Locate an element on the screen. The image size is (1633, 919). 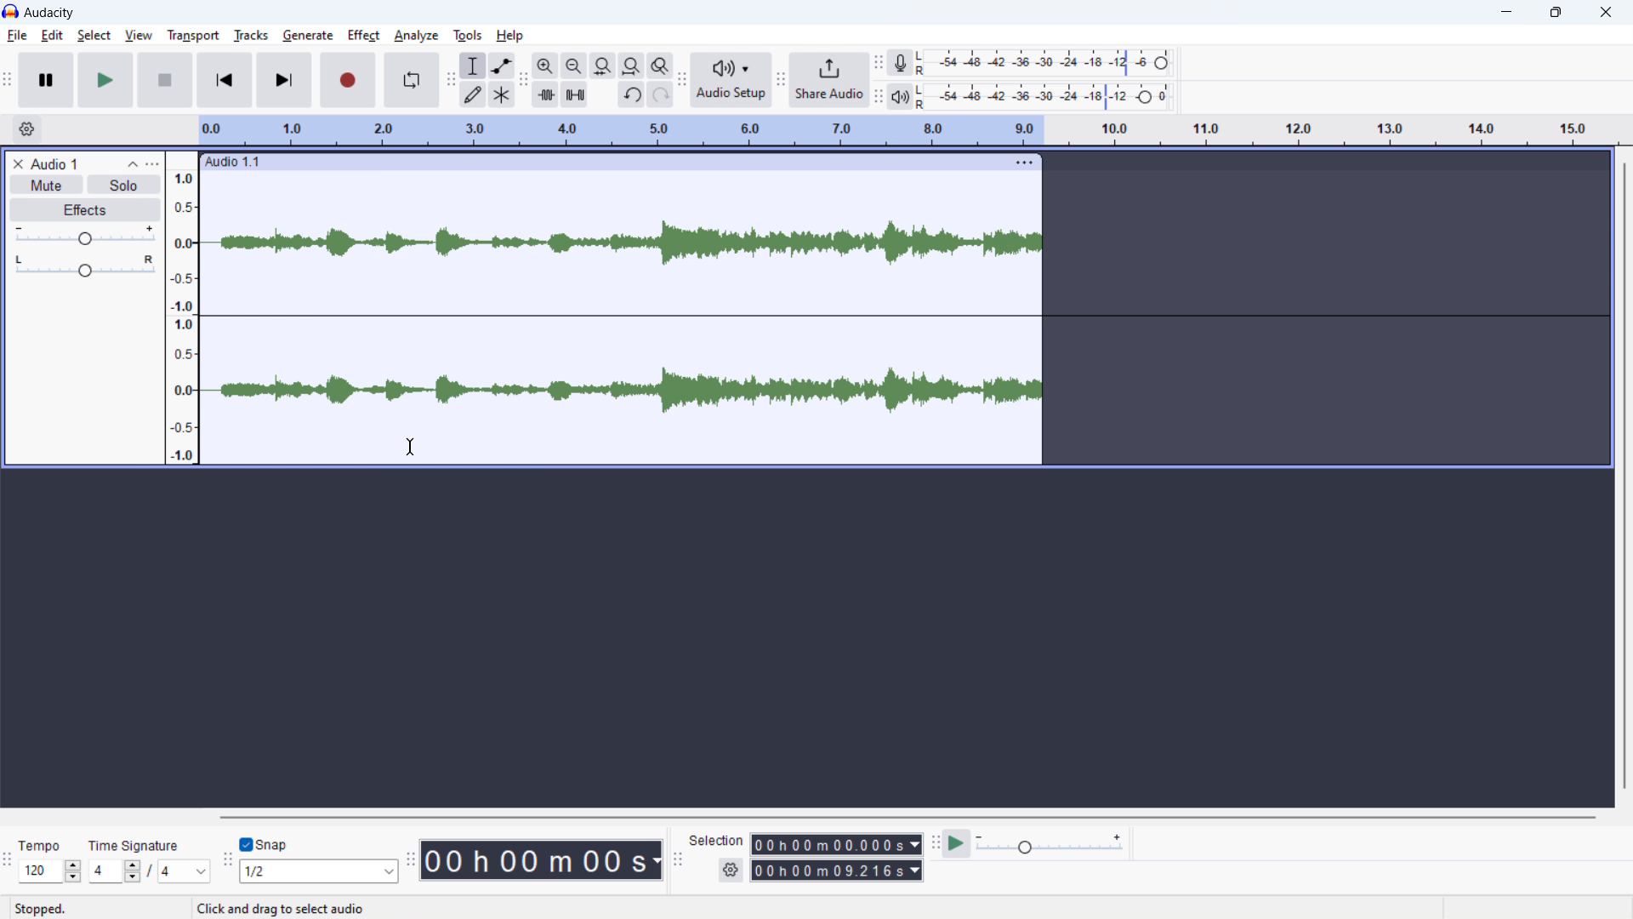
tracks is located at coordinates (251, 36).